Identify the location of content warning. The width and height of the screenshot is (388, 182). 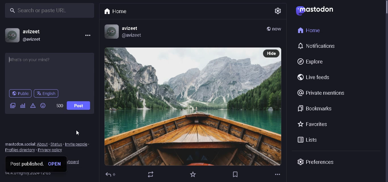
(33, 106).